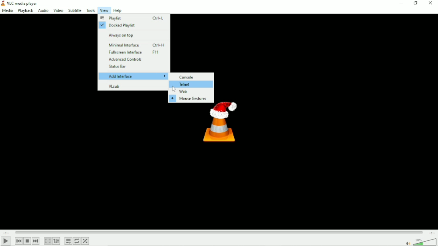  I want to click on Help, so click(118, 10).